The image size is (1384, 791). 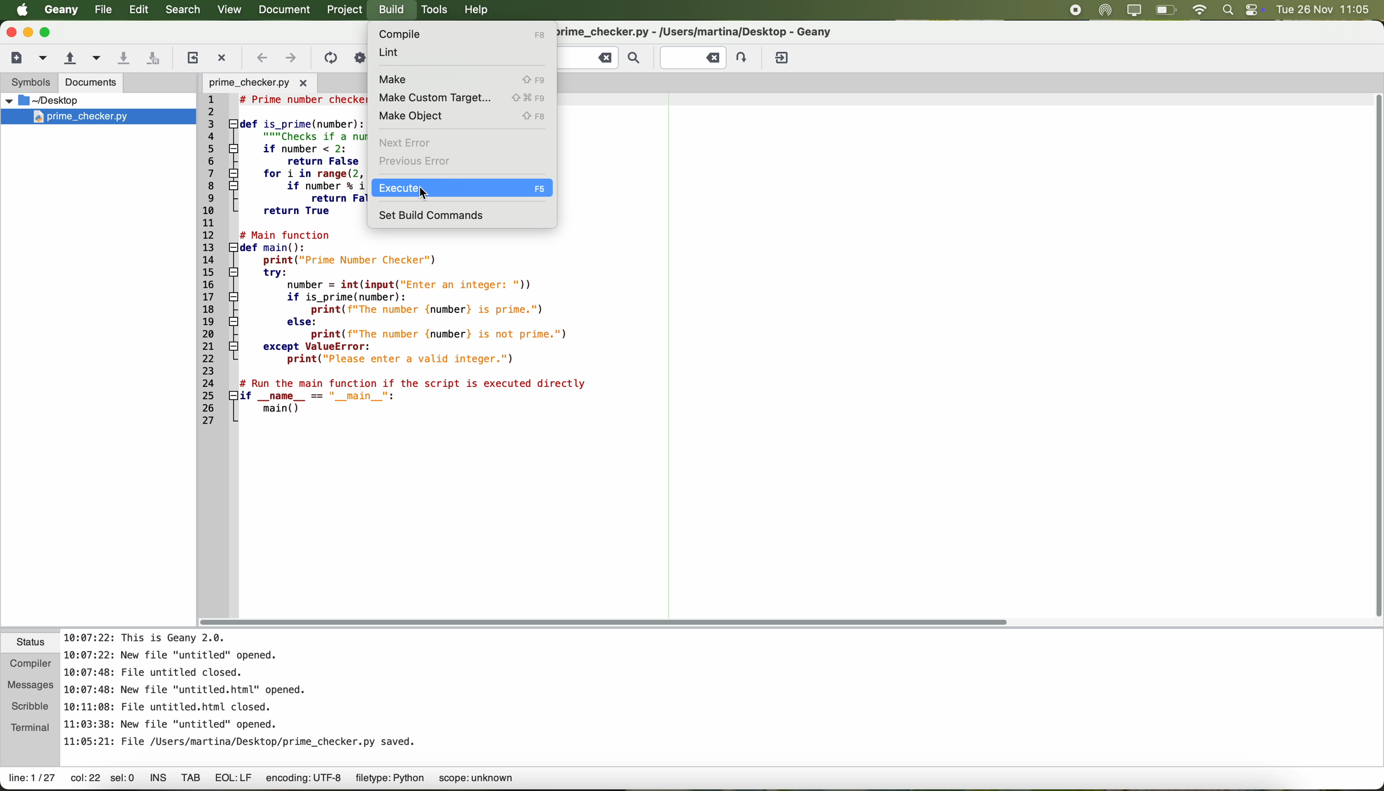 What do you see at coordinates (434, 215) in the screenshot?
I see `set build commands` at bounding box center [434, 215].